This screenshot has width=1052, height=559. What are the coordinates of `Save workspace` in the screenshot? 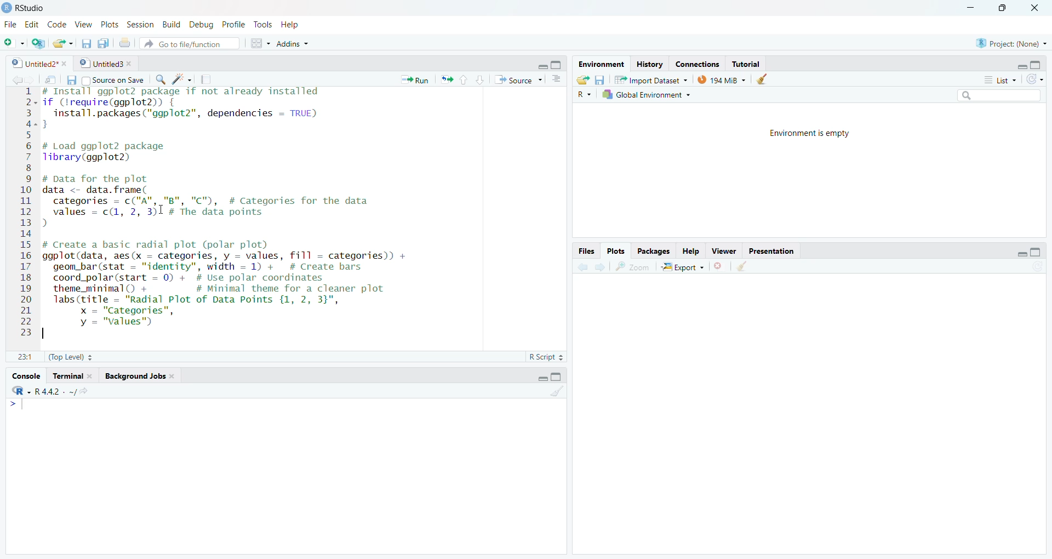 It's located at (603, 79).